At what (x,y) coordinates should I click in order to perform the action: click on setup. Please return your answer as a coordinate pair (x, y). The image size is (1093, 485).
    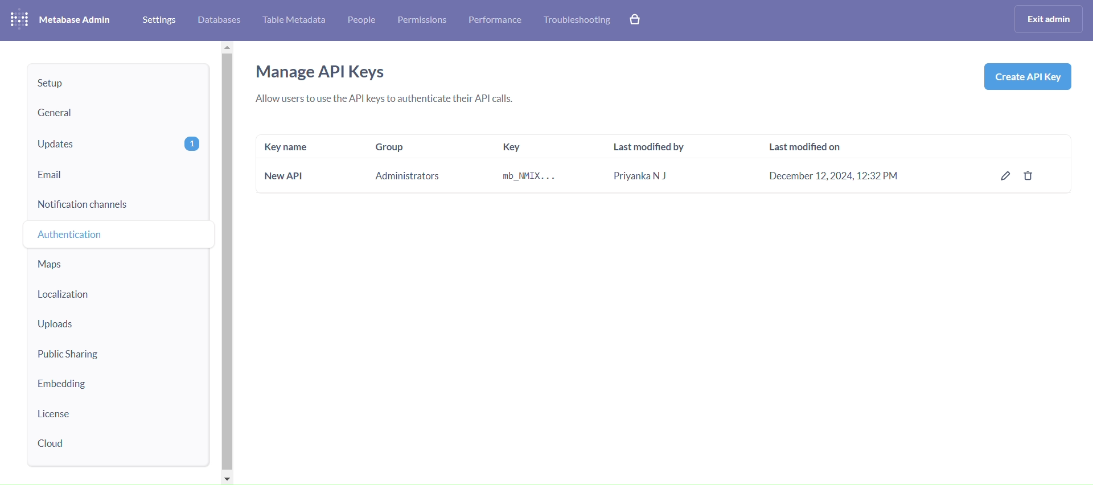
    Looking at the image, I should click on (120, 82).